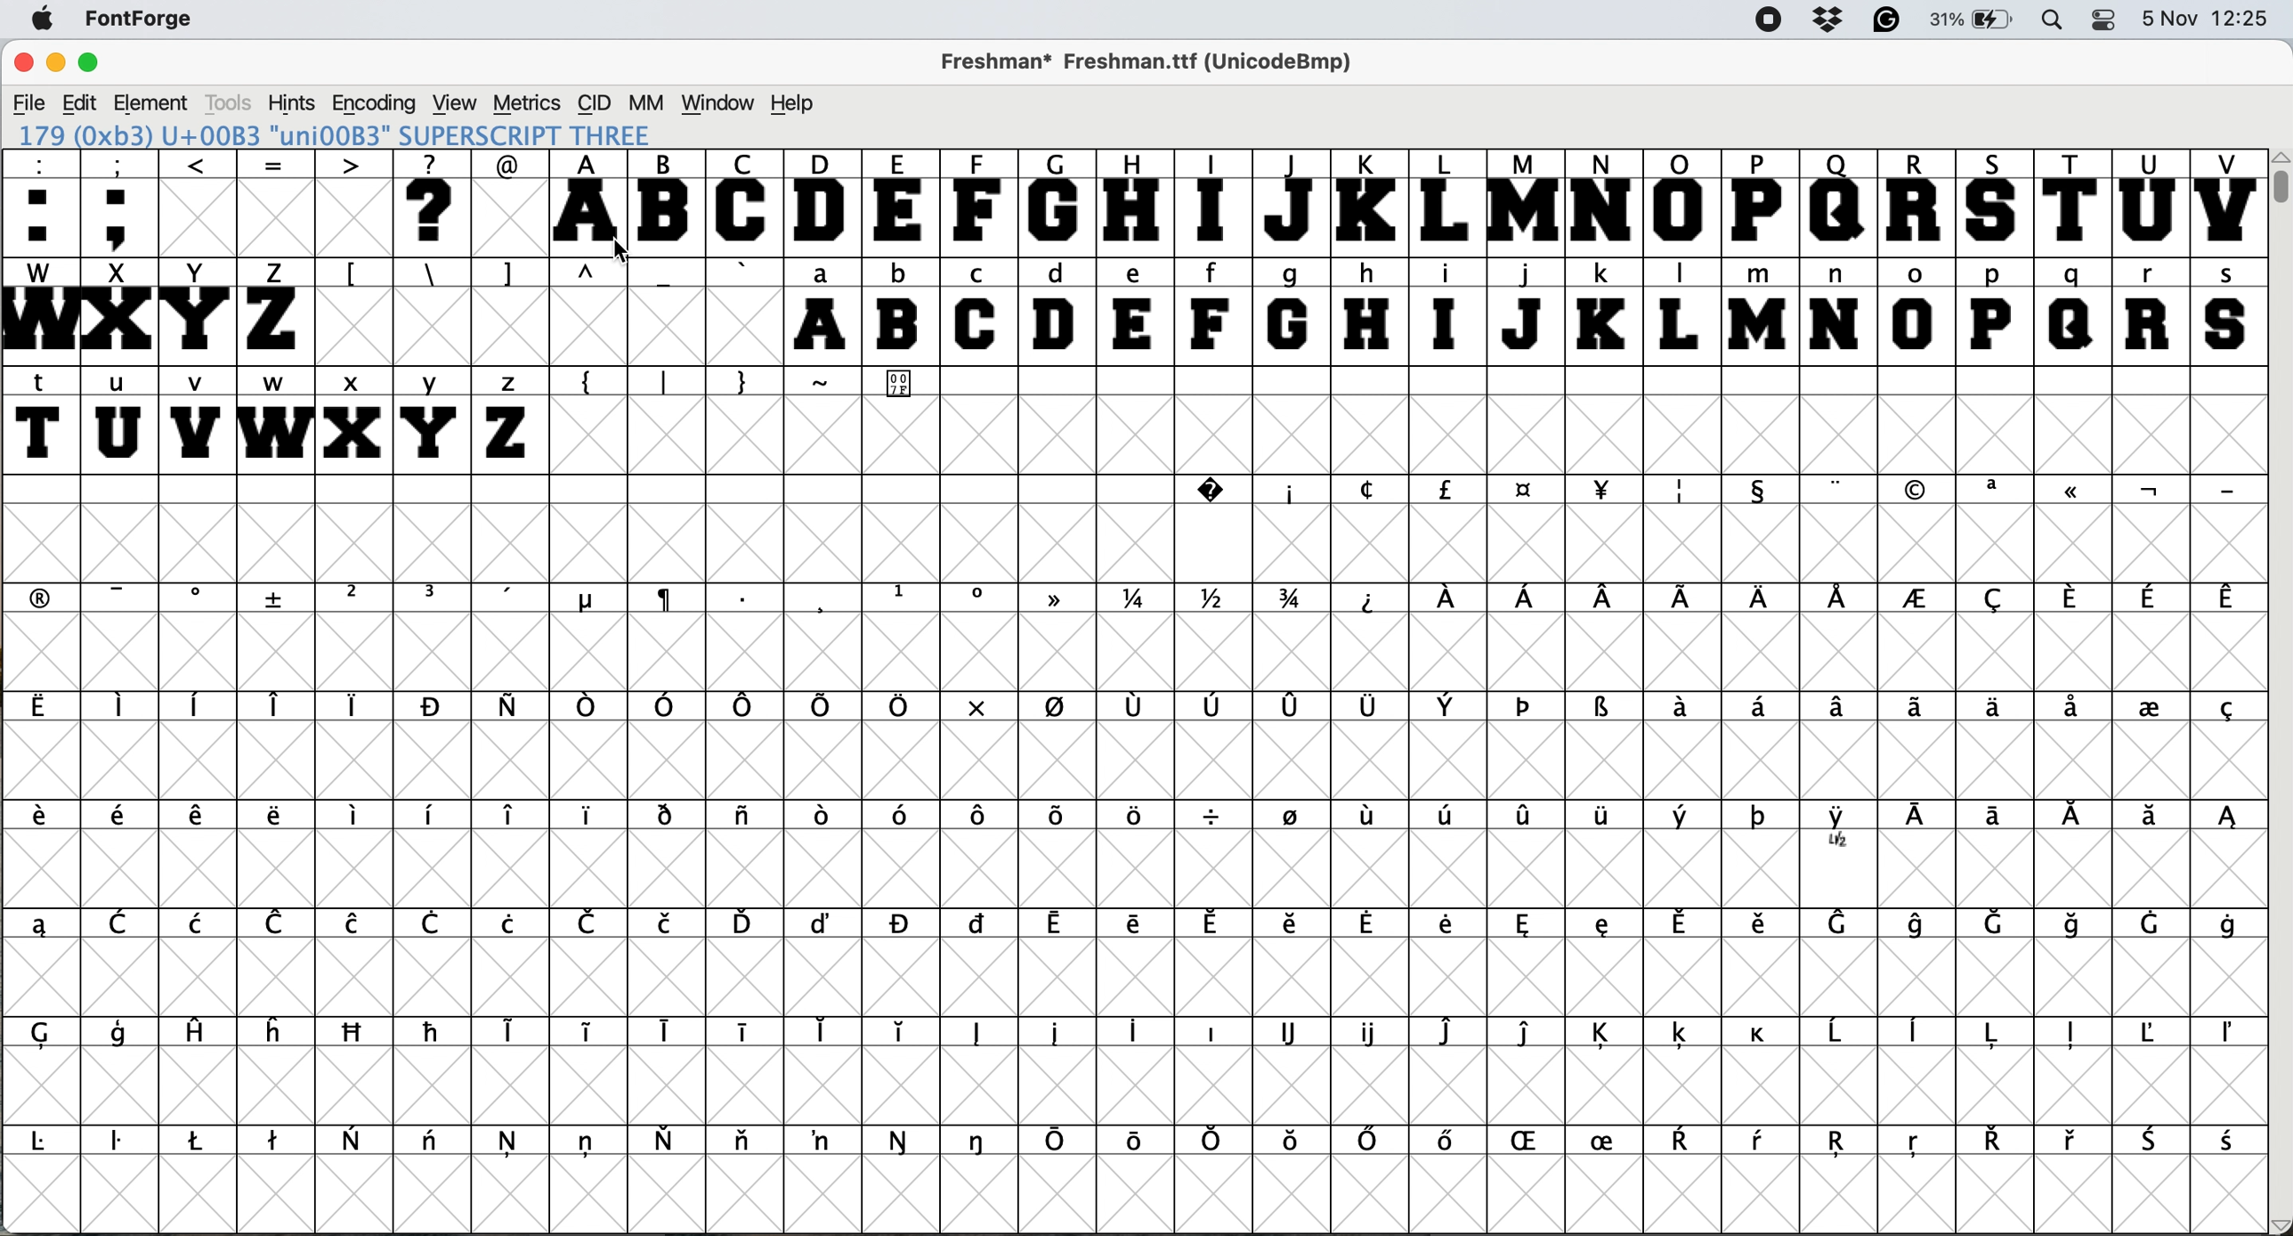 The height and width of the screenshot is (1236, 2293). Describe the element at coordinates (1918, 490) in the screenshot. I see `symbol` at that location.